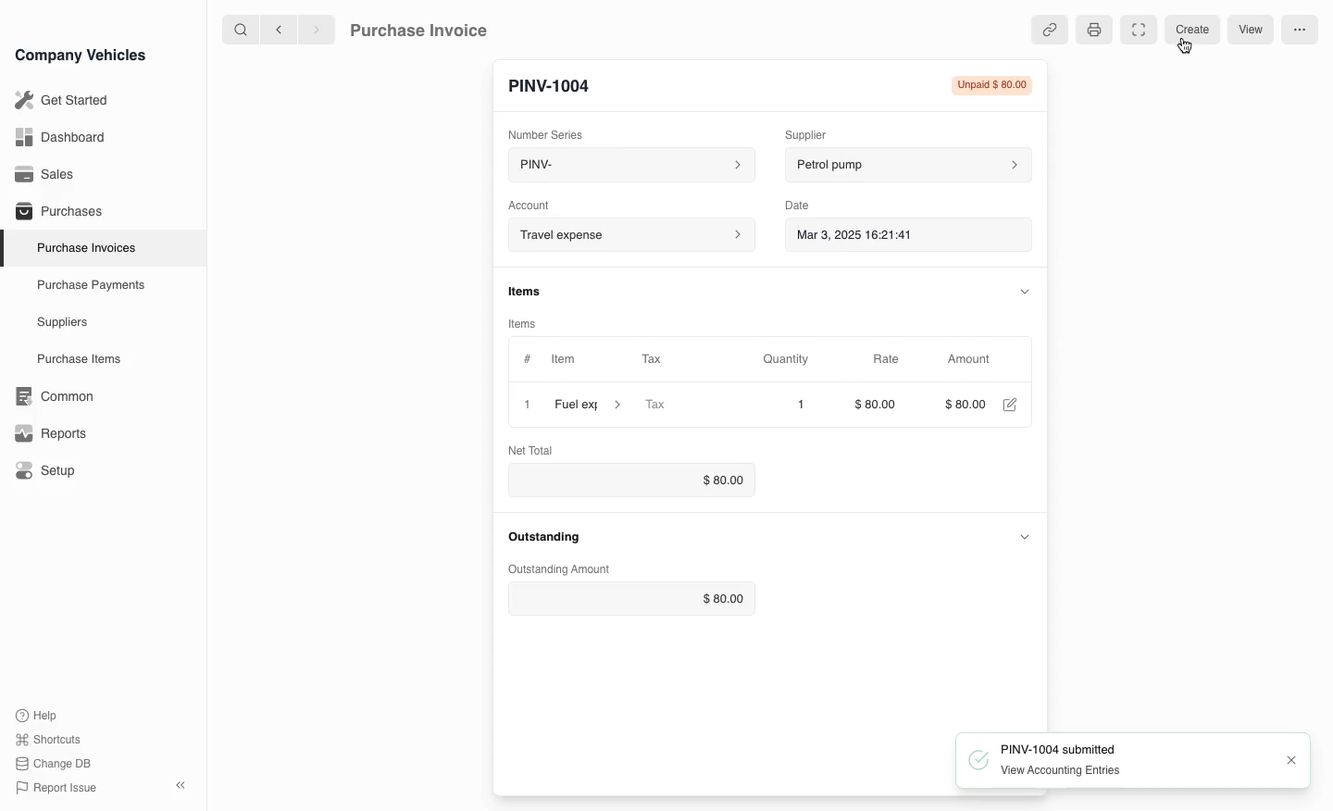  I want to click on Purchases, so click(55, 213).